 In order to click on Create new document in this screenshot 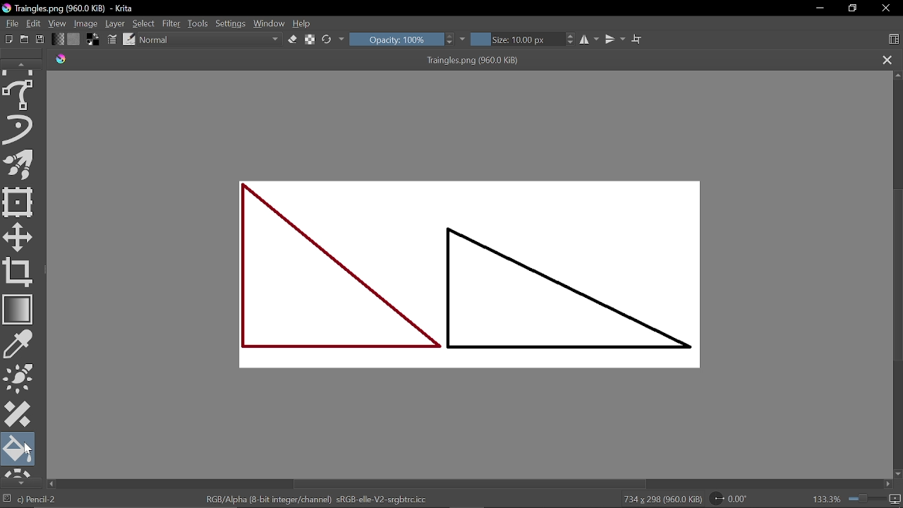, I will do `click(7, 40)`.